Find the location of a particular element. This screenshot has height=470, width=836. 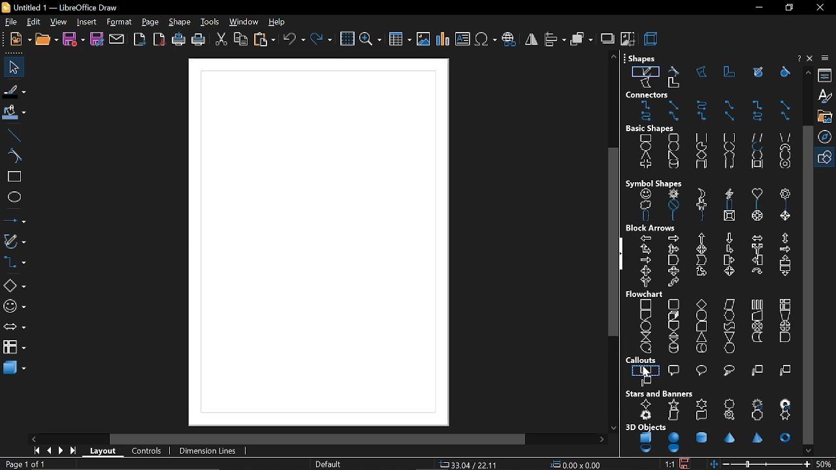

curved connector with arrows is located at coordinates (758, 117).